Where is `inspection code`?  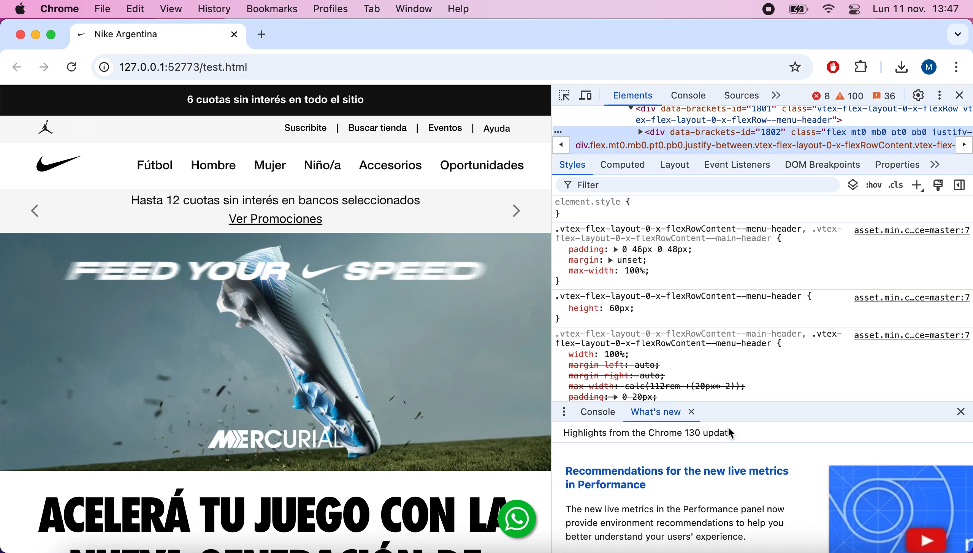
inspection code is located at coordinates (764, 298).